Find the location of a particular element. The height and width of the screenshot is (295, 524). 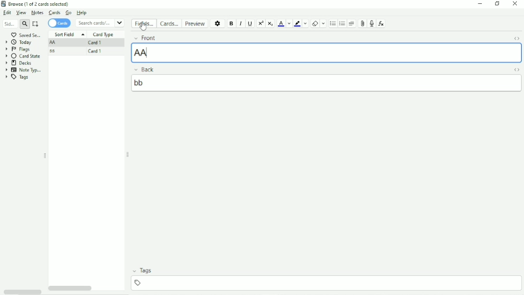

Attach picture/audio/video is located at coordinates (362, 24).